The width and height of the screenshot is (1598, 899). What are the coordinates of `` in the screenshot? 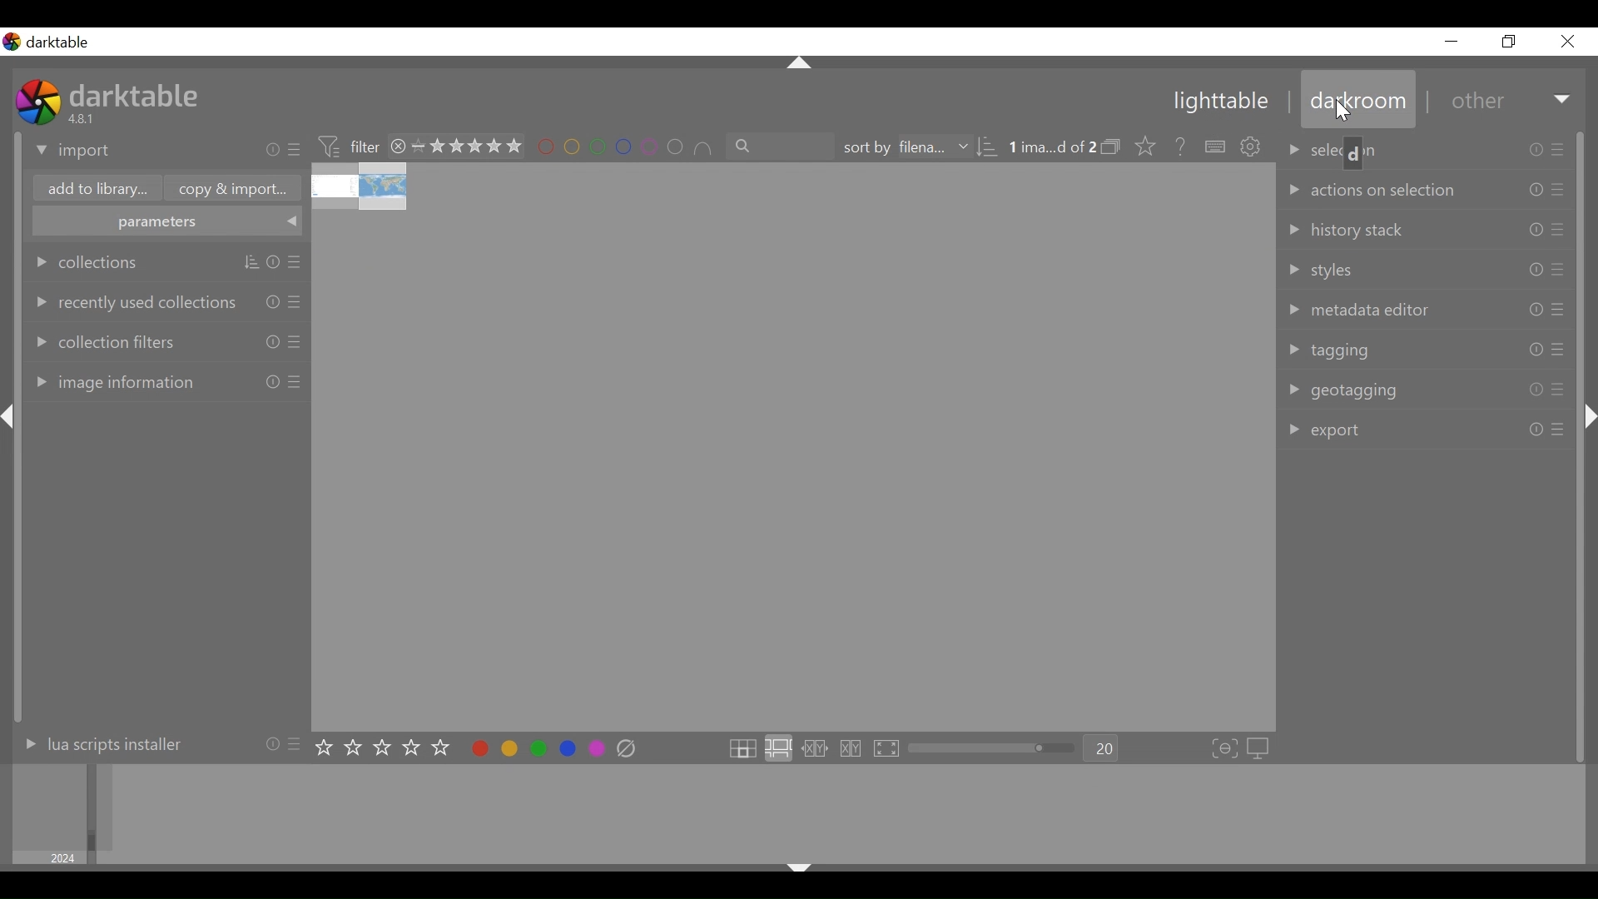 It's located at (798, 62).